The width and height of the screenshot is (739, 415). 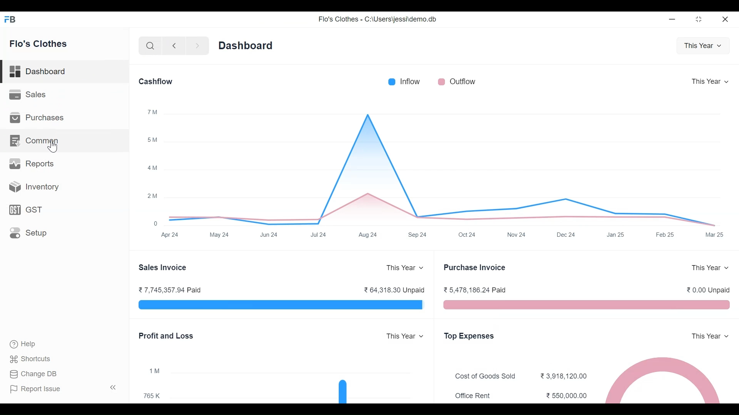 What do you see at coordinates (150, 46) in the screenshot?
I see `Search` at bounding box center [150, 46].